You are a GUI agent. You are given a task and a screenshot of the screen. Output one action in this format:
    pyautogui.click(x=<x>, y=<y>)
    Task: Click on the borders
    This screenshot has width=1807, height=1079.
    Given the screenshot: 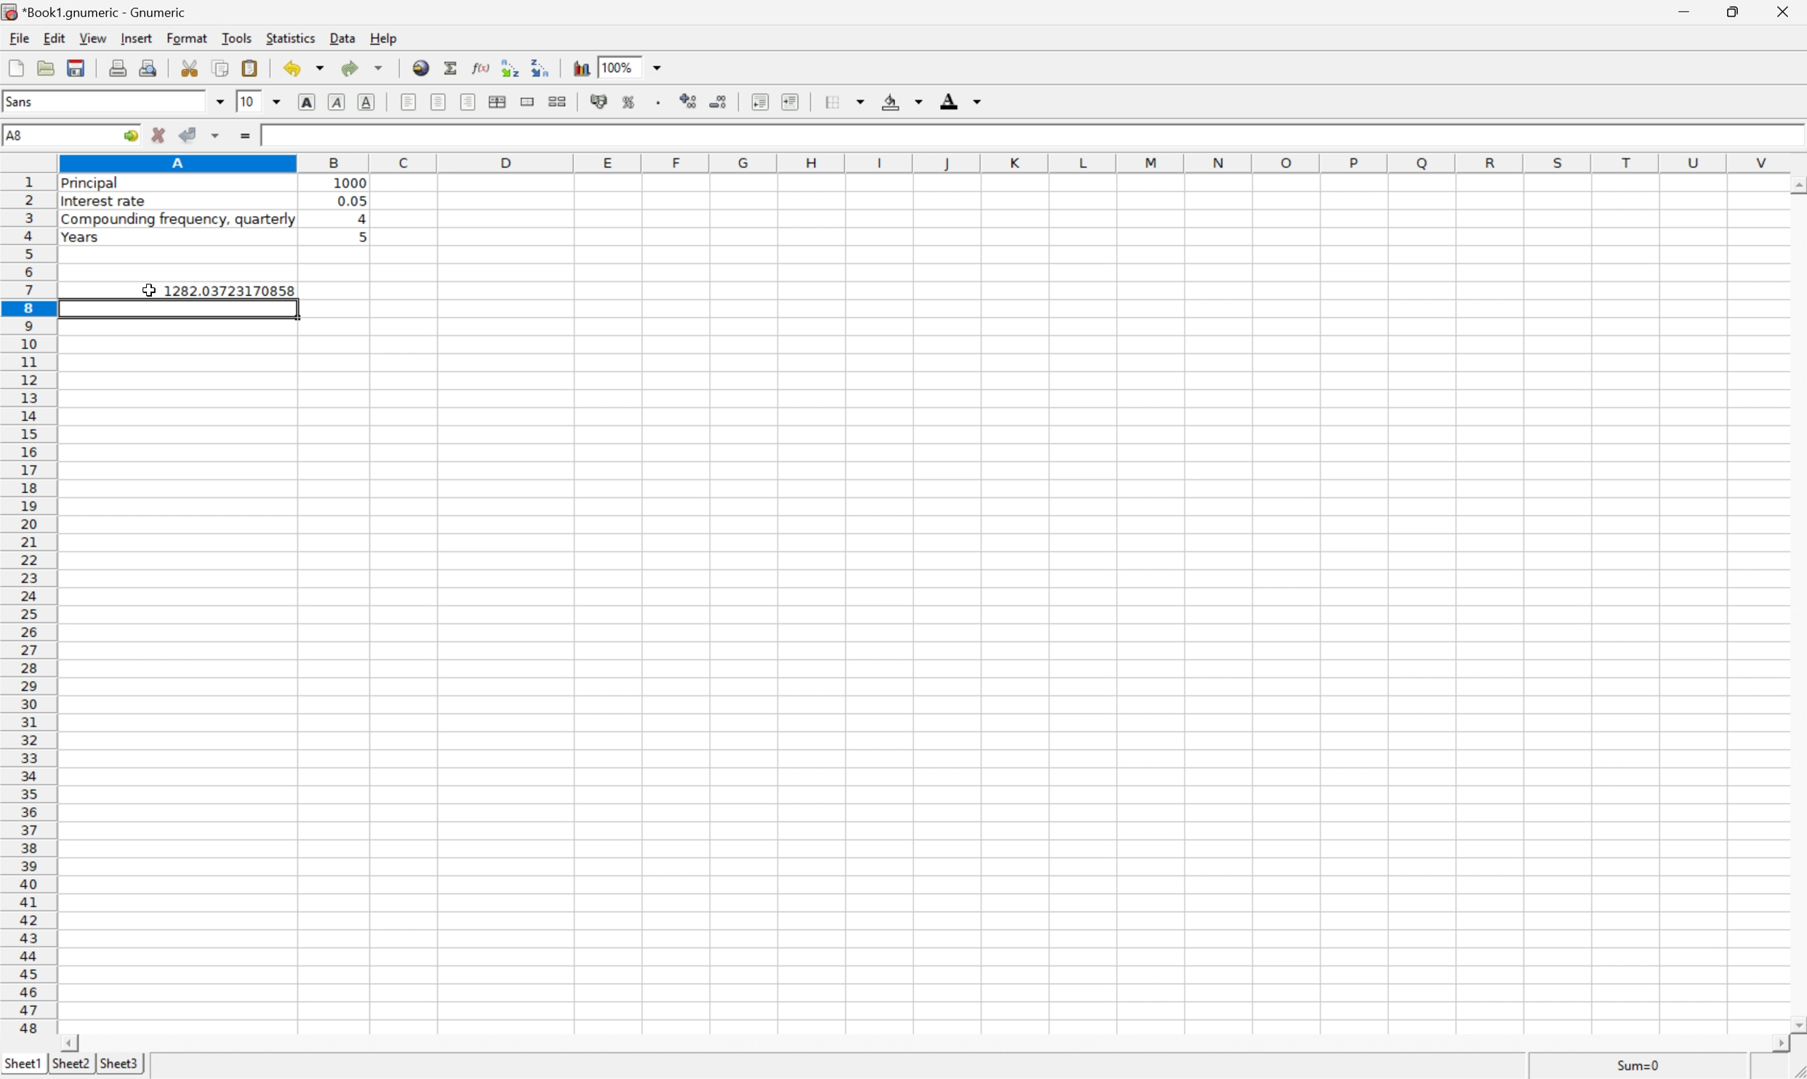 What is the action you would take?
    pyautogui.click(x=845, y=100)
    